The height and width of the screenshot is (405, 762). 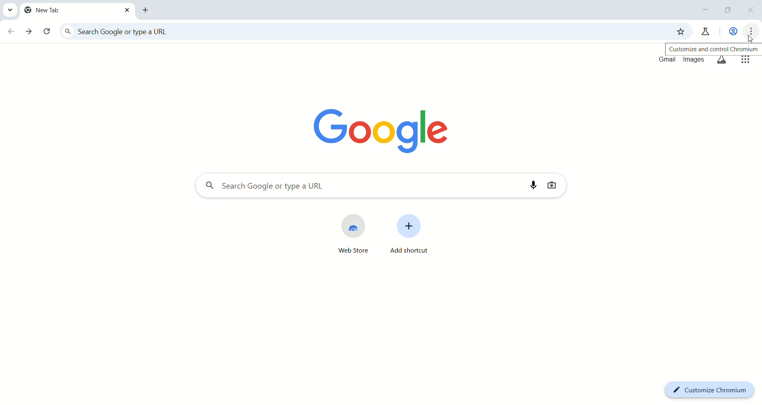 I want to click on search by voice, so click(x=534, y=185).